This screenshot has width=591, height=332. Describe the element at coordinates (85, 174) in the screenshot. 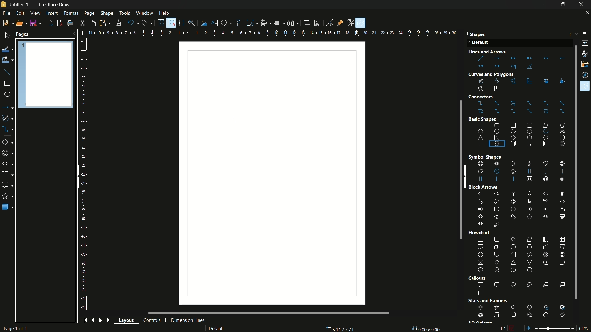

I see `length measuring scale` at that location.